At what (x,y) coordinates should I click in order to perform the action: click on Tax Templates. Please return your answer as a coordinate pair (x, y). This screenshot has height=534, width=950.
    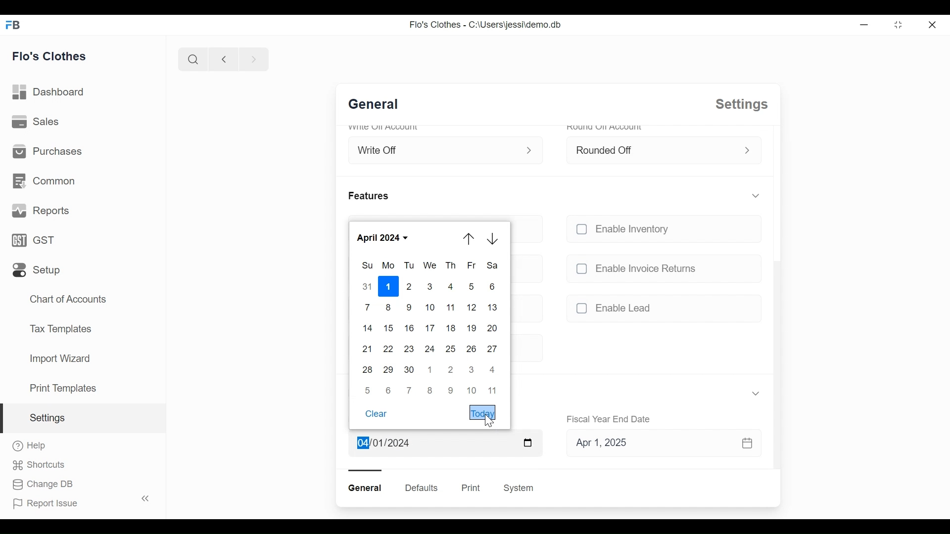
    Looking at the image, I should click on (60, 328).